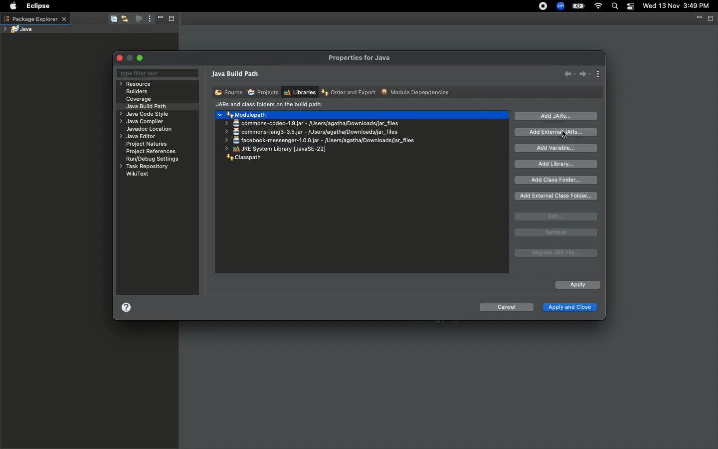  I want to click on Apple logo, so click(13, 6).